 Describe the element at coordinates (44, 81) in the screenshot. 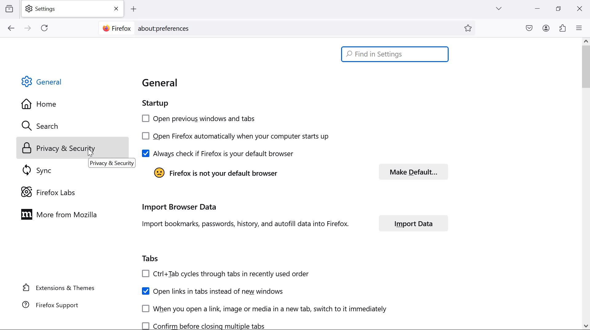

I see `General` at that location.